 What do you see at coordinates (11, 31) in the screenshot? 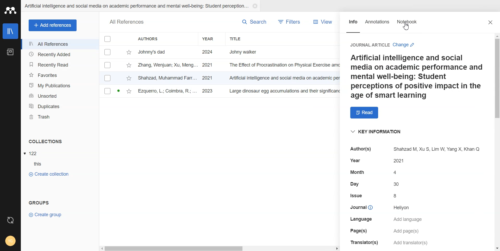
I see `Library` at bounding box center [11, 31].